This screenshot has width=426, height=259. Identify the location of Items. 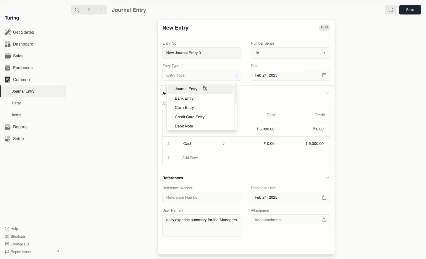
(17, 115).